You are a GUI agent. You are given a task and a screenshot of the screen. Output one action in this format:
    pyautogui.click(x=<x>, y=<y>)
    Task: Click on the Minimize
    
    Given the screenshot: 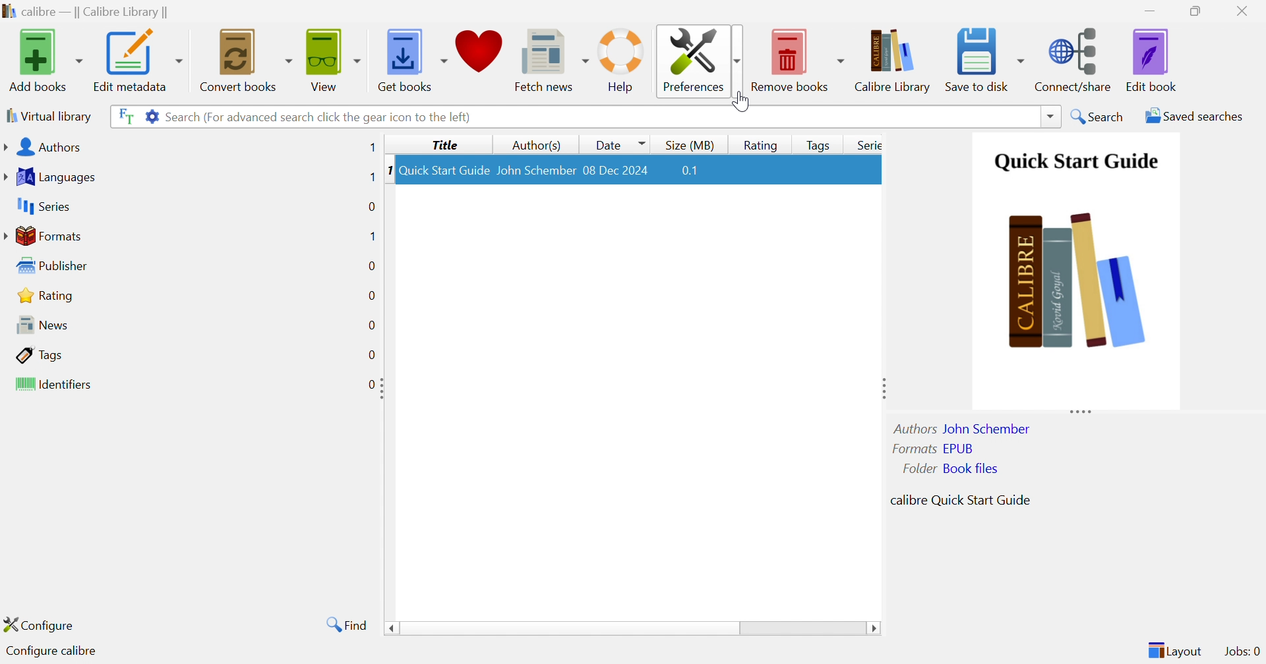 What is the action you would take?
    pyautogui.click(x=1150, y=10)
    